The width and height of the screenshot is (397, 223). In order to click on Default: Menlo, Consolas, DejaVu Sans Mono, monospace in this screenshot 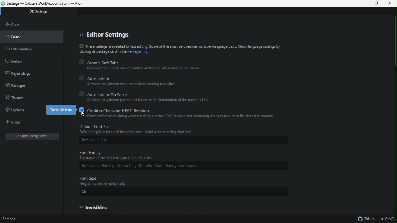, I will do `click(150, 166)`.